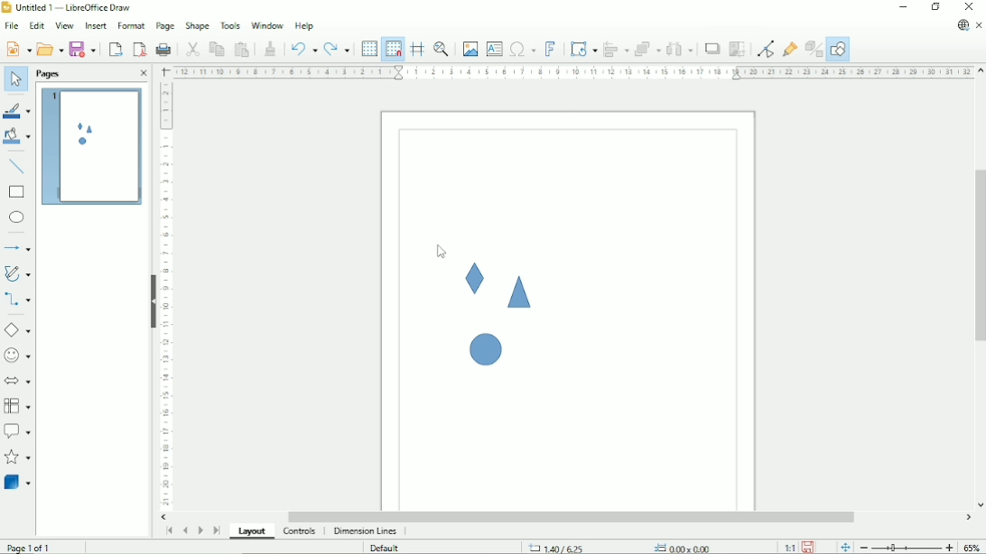 The height and width of the screenshot is (554, 986). I want to click on Insert line, so click(17, 166).